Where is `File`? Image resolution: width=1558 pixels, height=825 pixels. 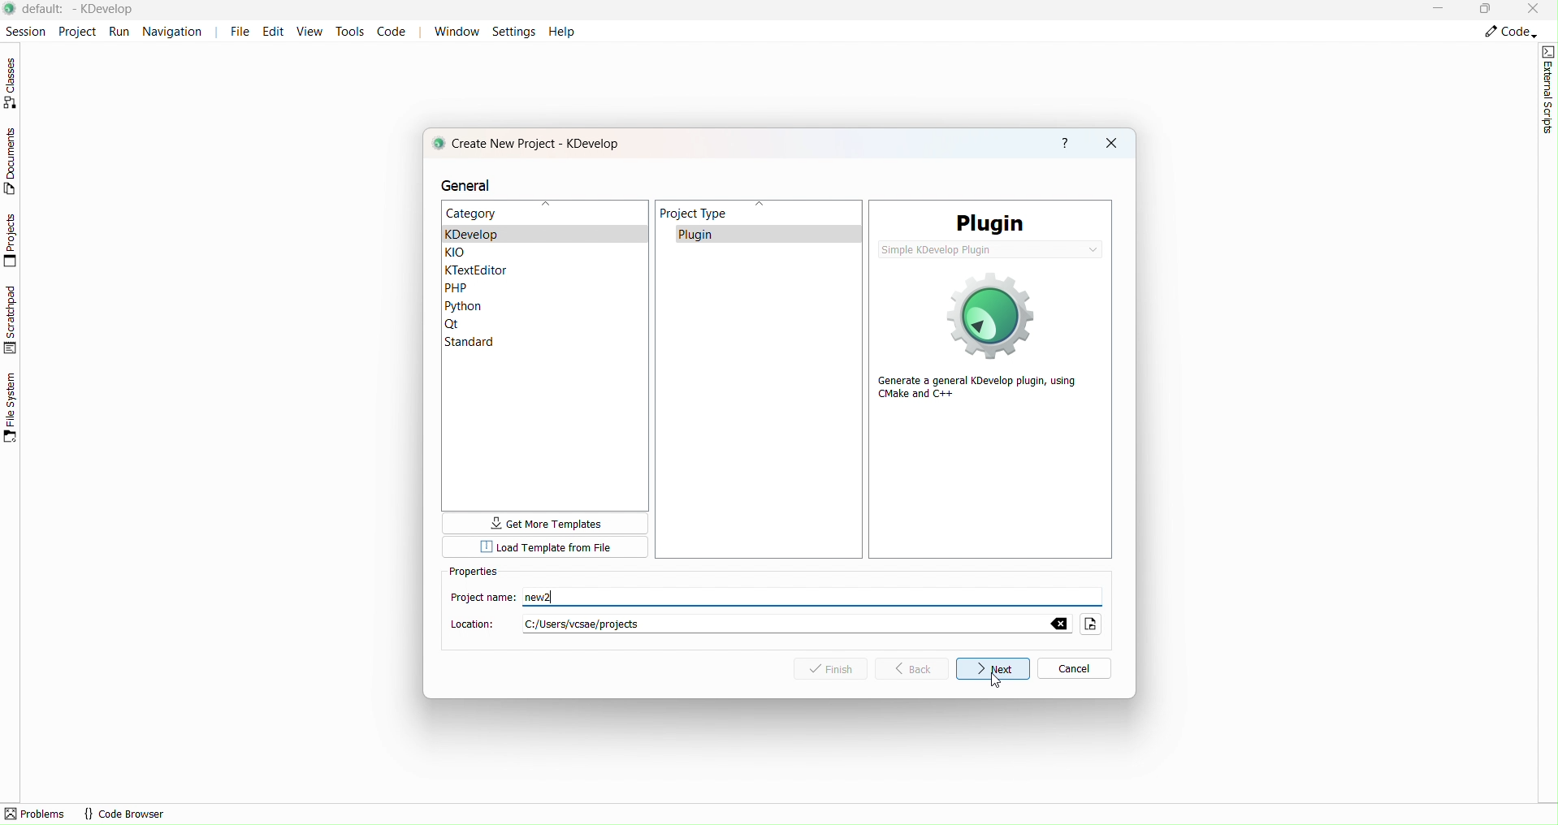
File is located at coordinates (240, 32).